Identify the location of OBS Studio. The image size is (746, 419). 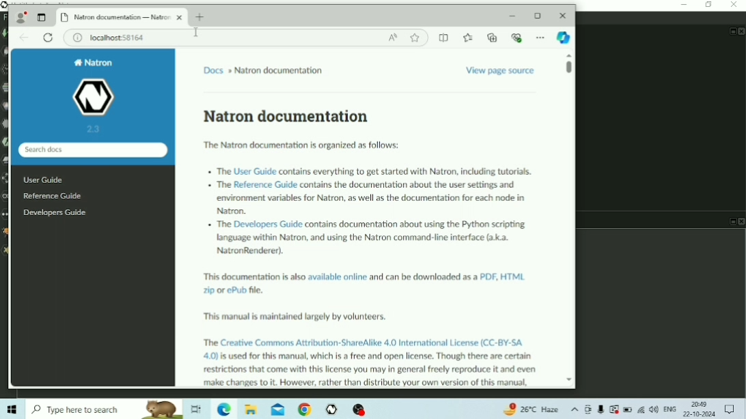
(361, 409).